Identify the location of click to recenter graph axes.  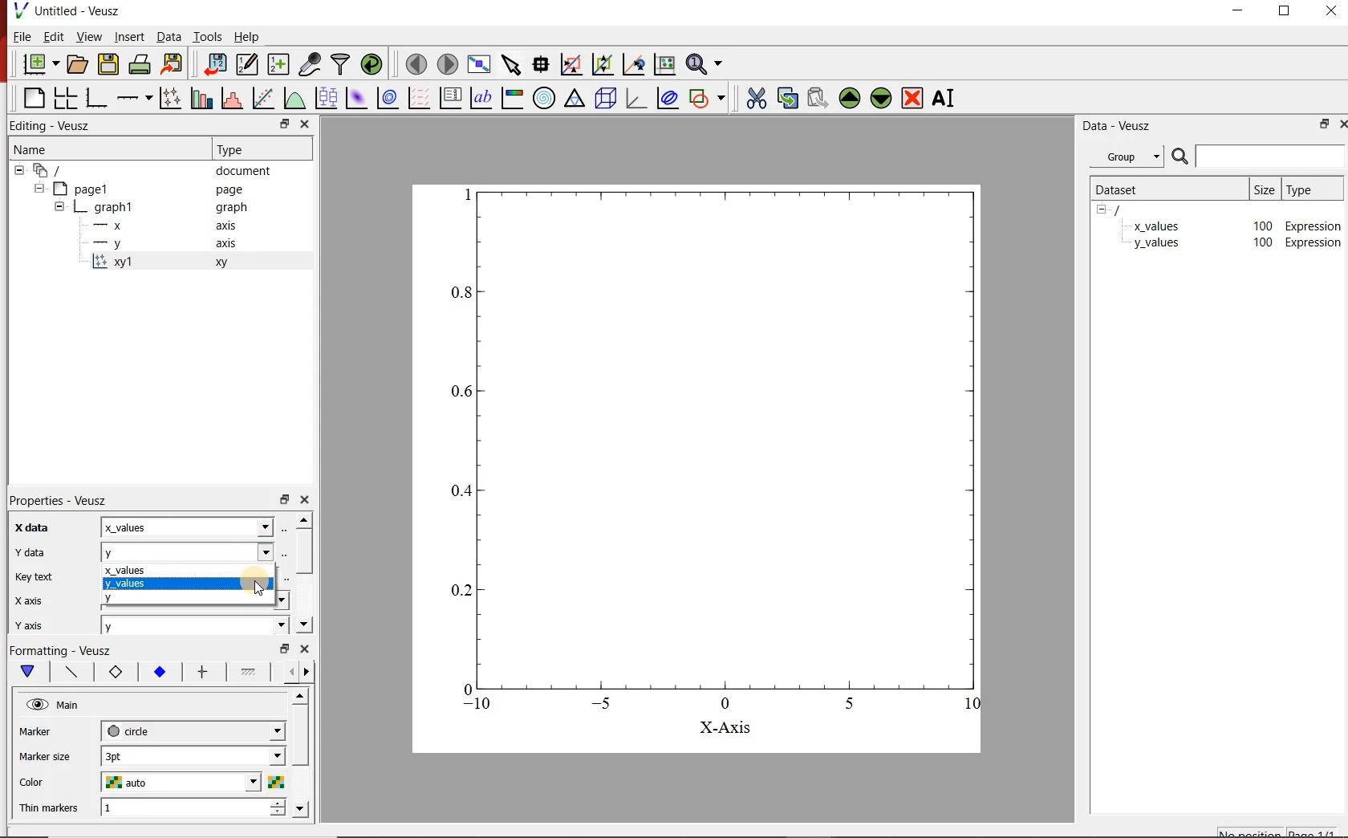
(633, 65).